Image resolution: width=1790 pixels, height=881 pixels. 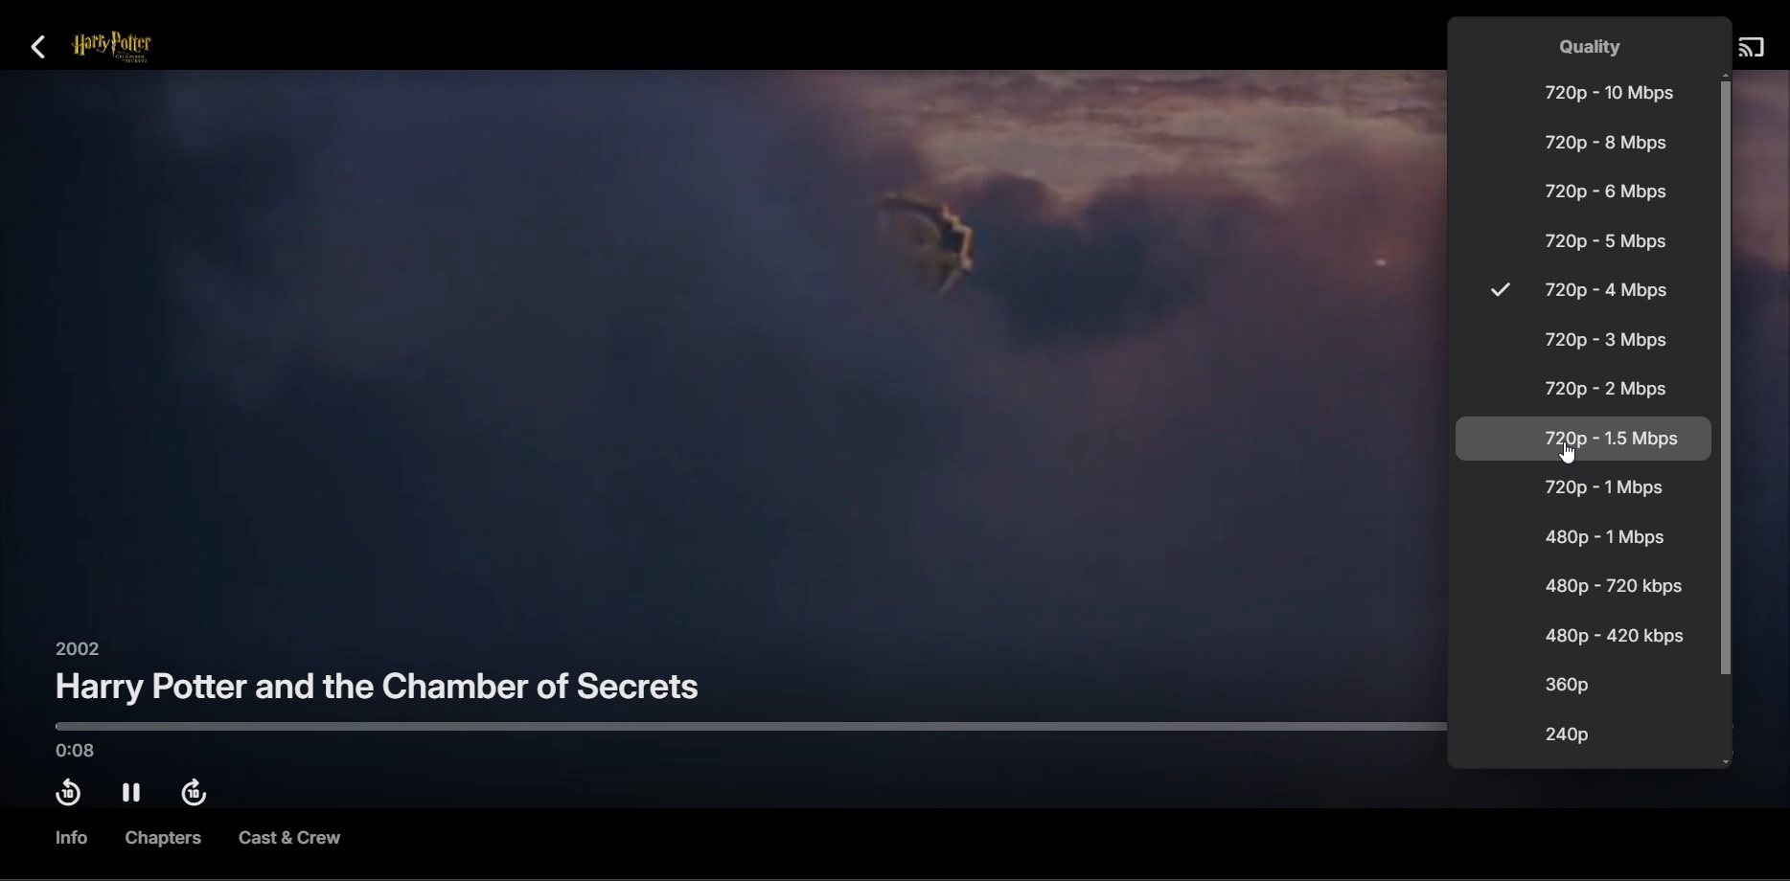 What do you see at coordinates (288, 841) in the screenshot?
I see `Cast and Crew` at bounding box center [288, 841].